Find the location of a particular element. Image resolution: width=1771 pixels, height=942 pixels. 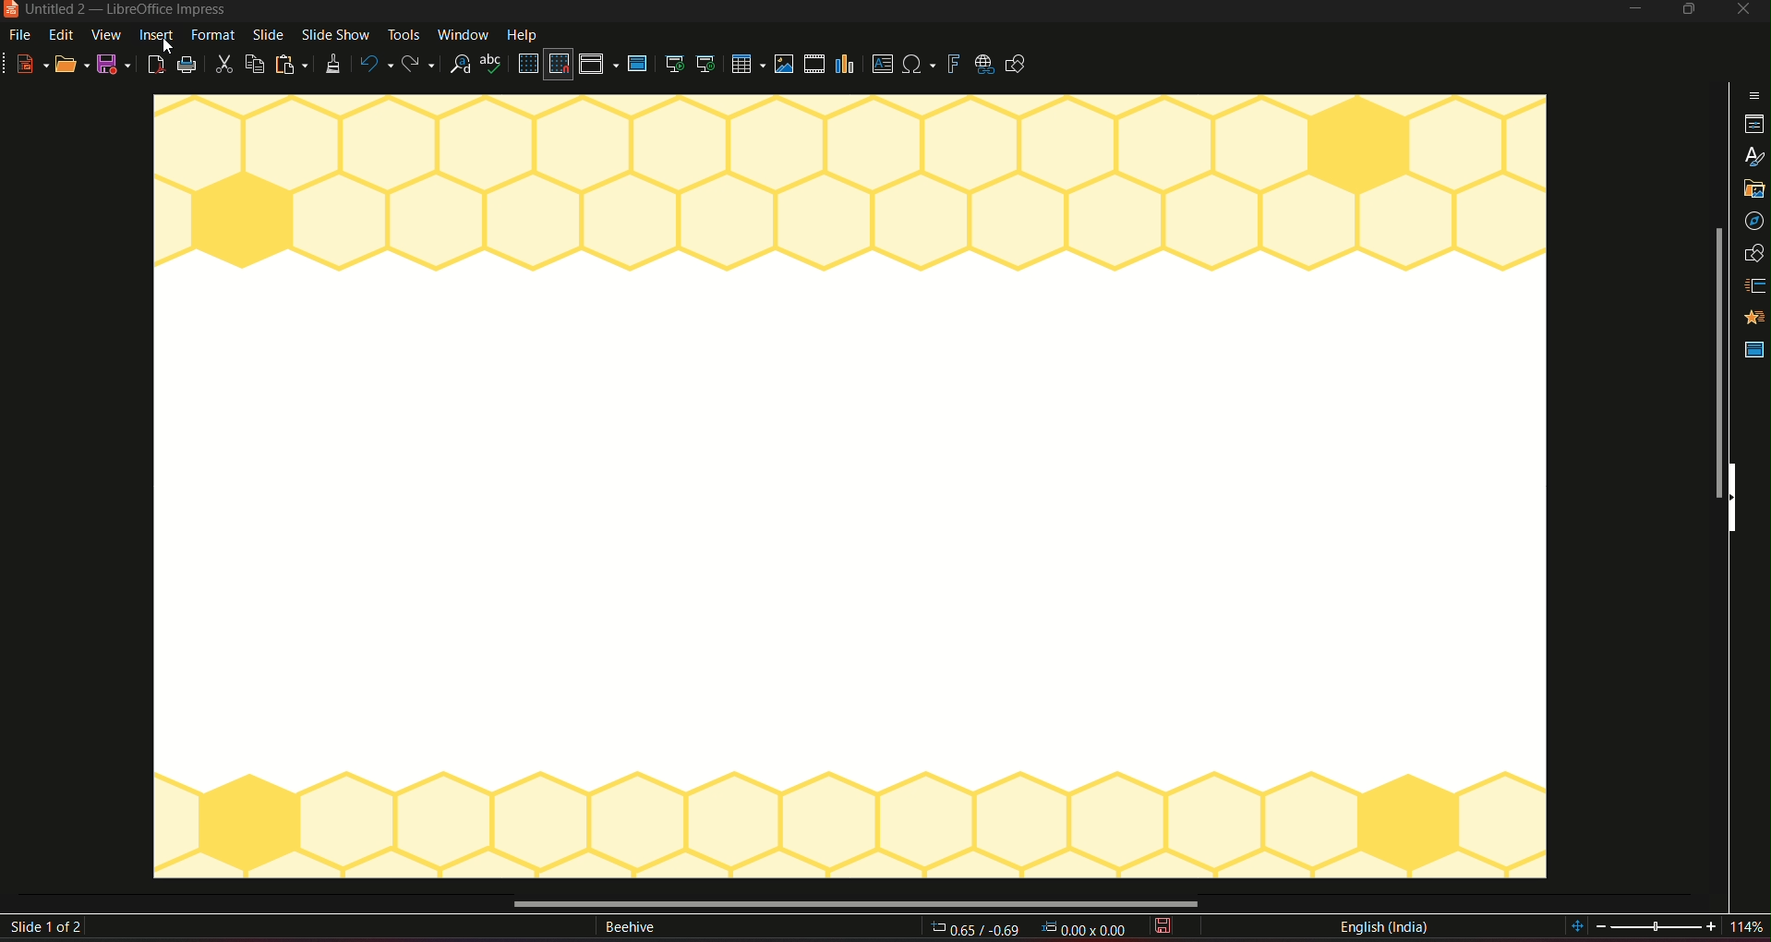

edit zoom is located at coordinates (1658, 927).